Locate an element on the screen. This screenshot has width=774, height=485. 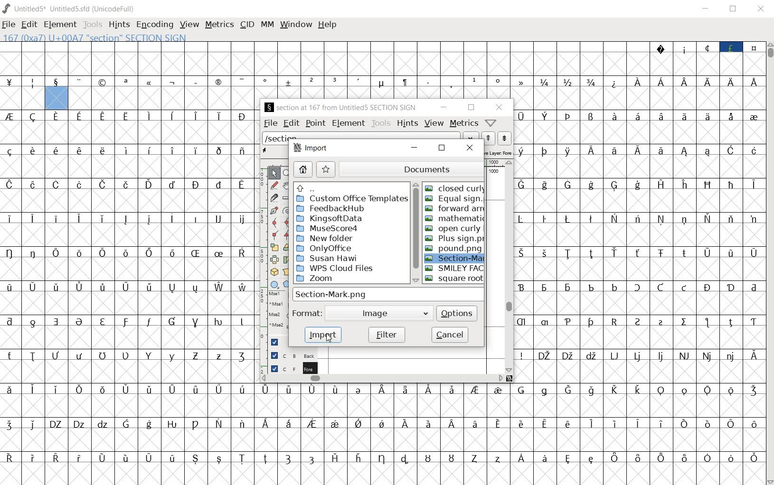
empty cells is located at coordinates (640, 235).